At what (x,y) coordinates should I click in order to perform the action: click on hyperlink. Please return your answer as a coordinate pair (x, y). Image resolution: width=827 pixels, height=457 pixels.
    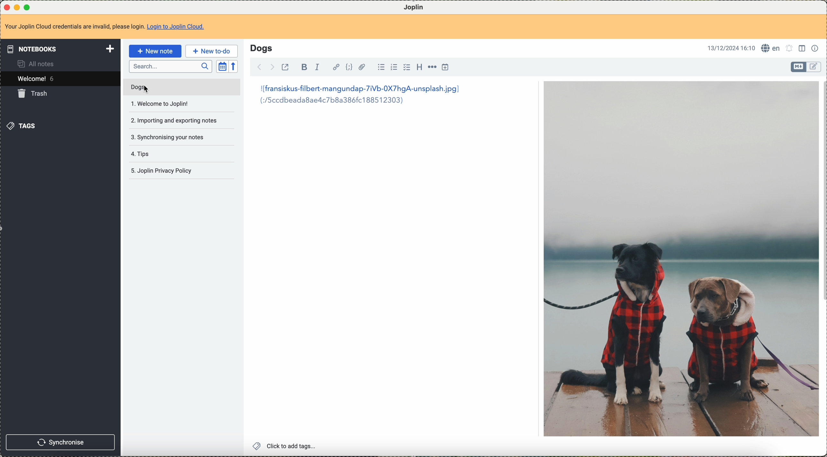
    Looking at the image, I should click on (335, 67).